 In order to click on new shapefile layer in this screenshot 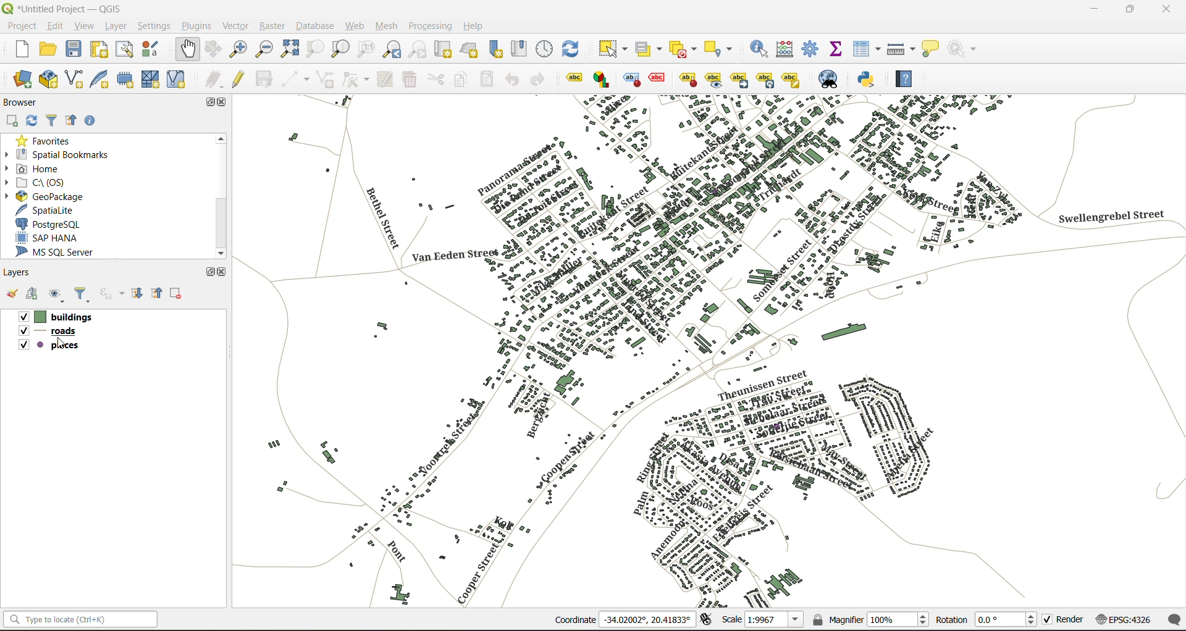, I will do `click(80, 80)`.